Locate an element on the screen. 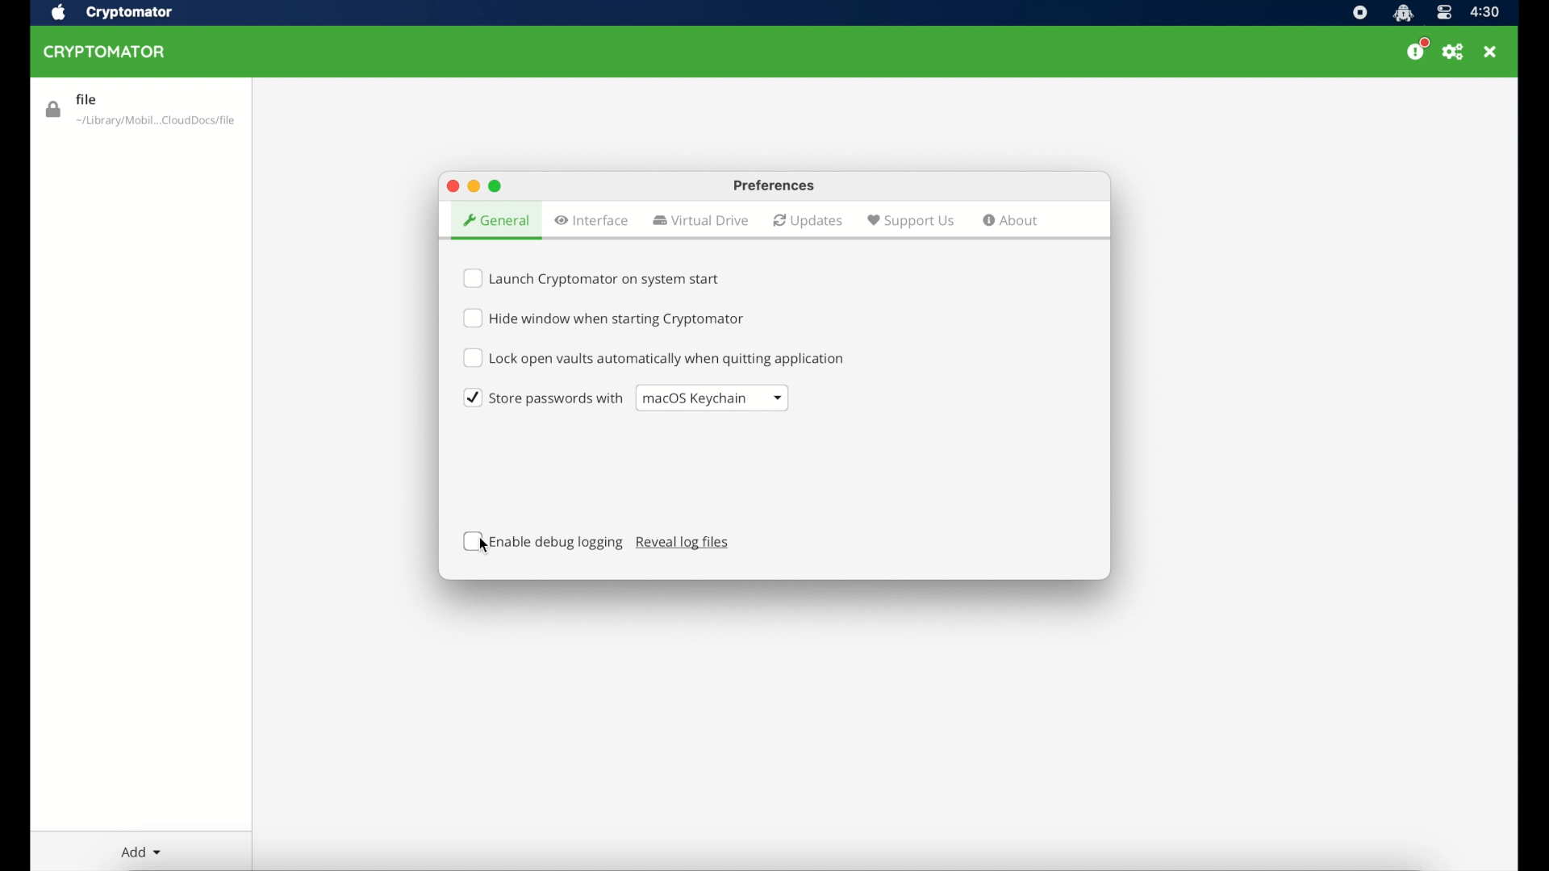  updates is located at coordinates (808, 221).